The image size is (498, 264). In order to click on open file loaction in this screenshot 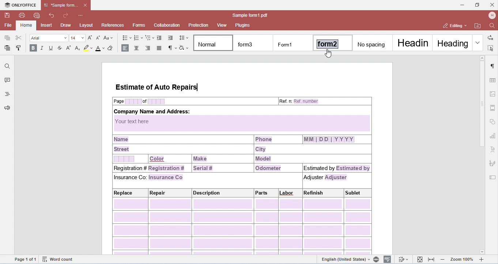, I will do `click(478, 26)`.